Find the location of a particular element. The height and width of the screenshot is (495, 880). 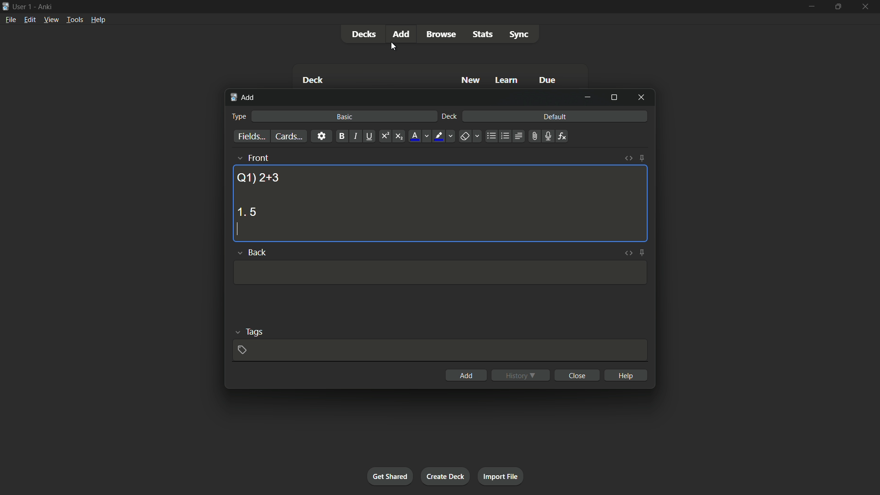

question is located at coordinates (258, 177).